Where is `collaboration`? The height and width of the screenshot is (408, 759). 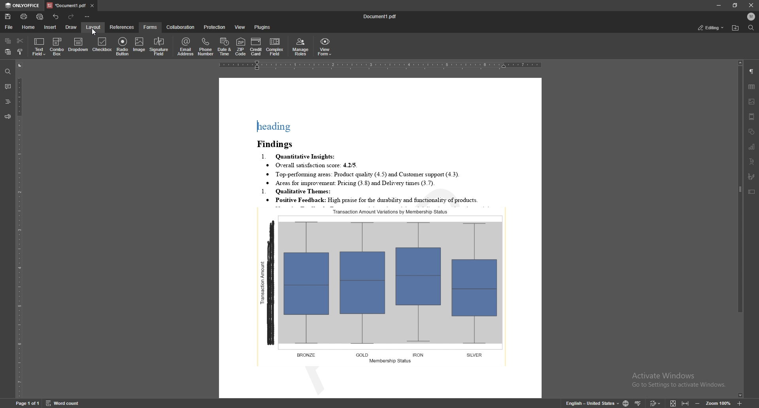 collaboration is located at coordinates (182, 26).